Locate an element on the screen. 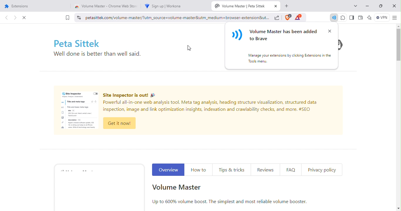 This screenshot has width=401, height=211. extensions is located at coordinates (36, 6).